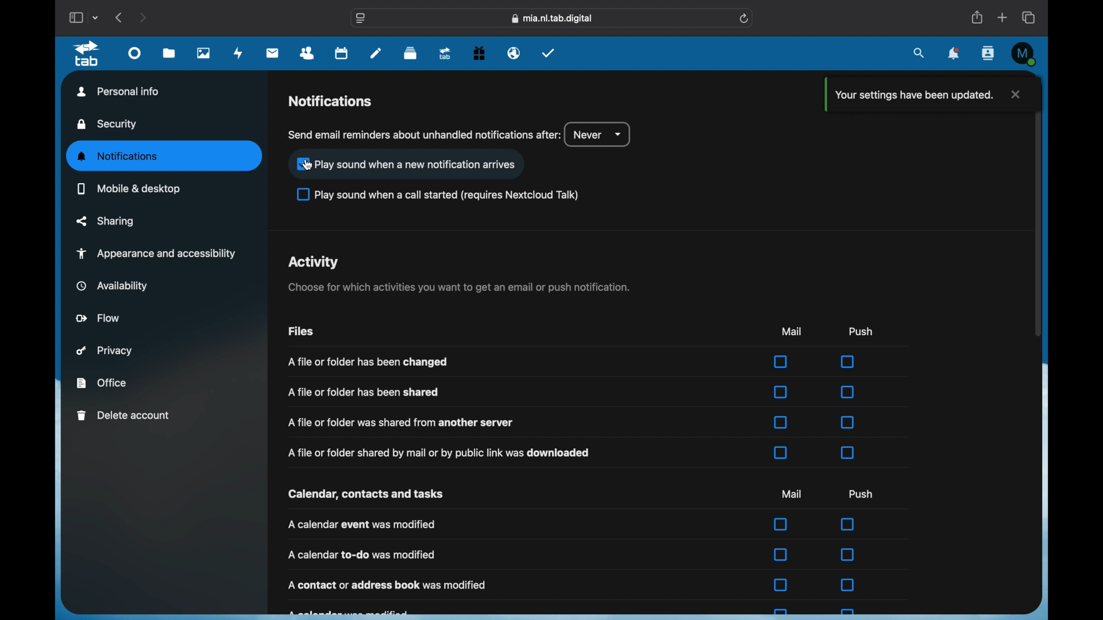  What do you see at coordinates (101, 383) in the screenshot?
I see `office` at bounding box center [101, 383].